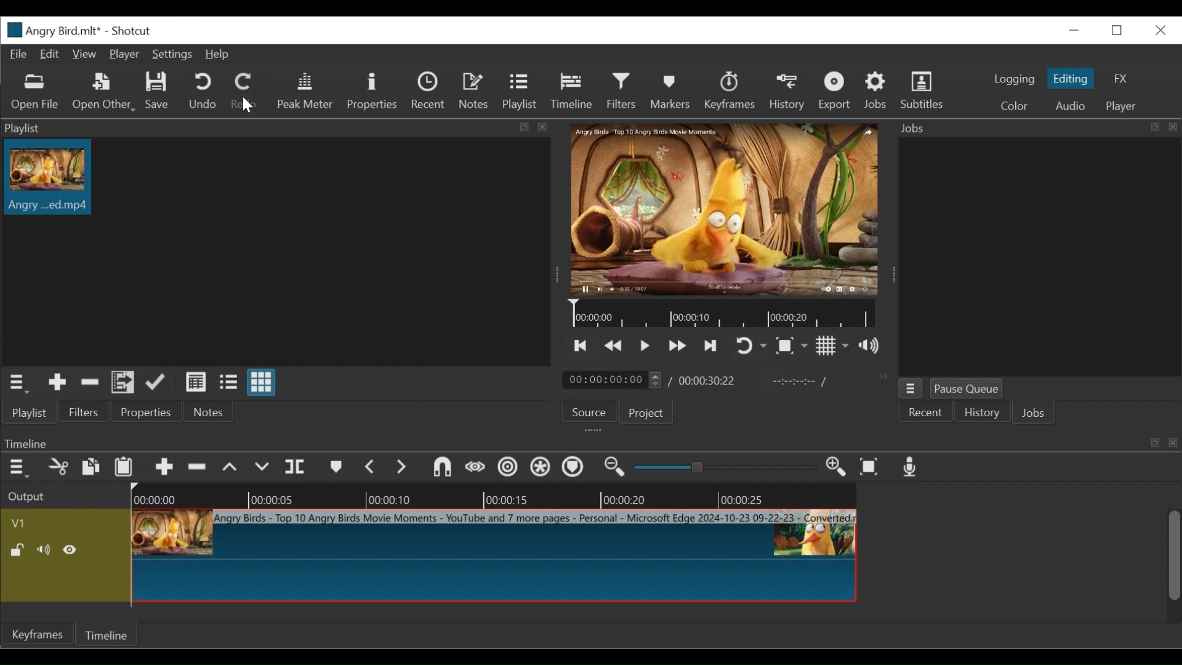  I want to click on History, so click(982, 414).